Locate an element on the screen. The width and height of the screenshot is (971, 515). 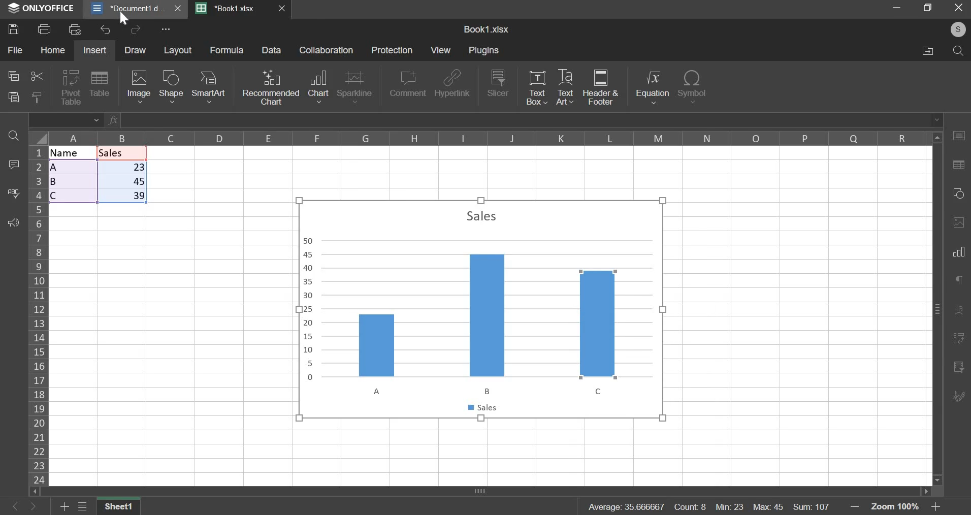
rows is located at coordinates (39, 315).